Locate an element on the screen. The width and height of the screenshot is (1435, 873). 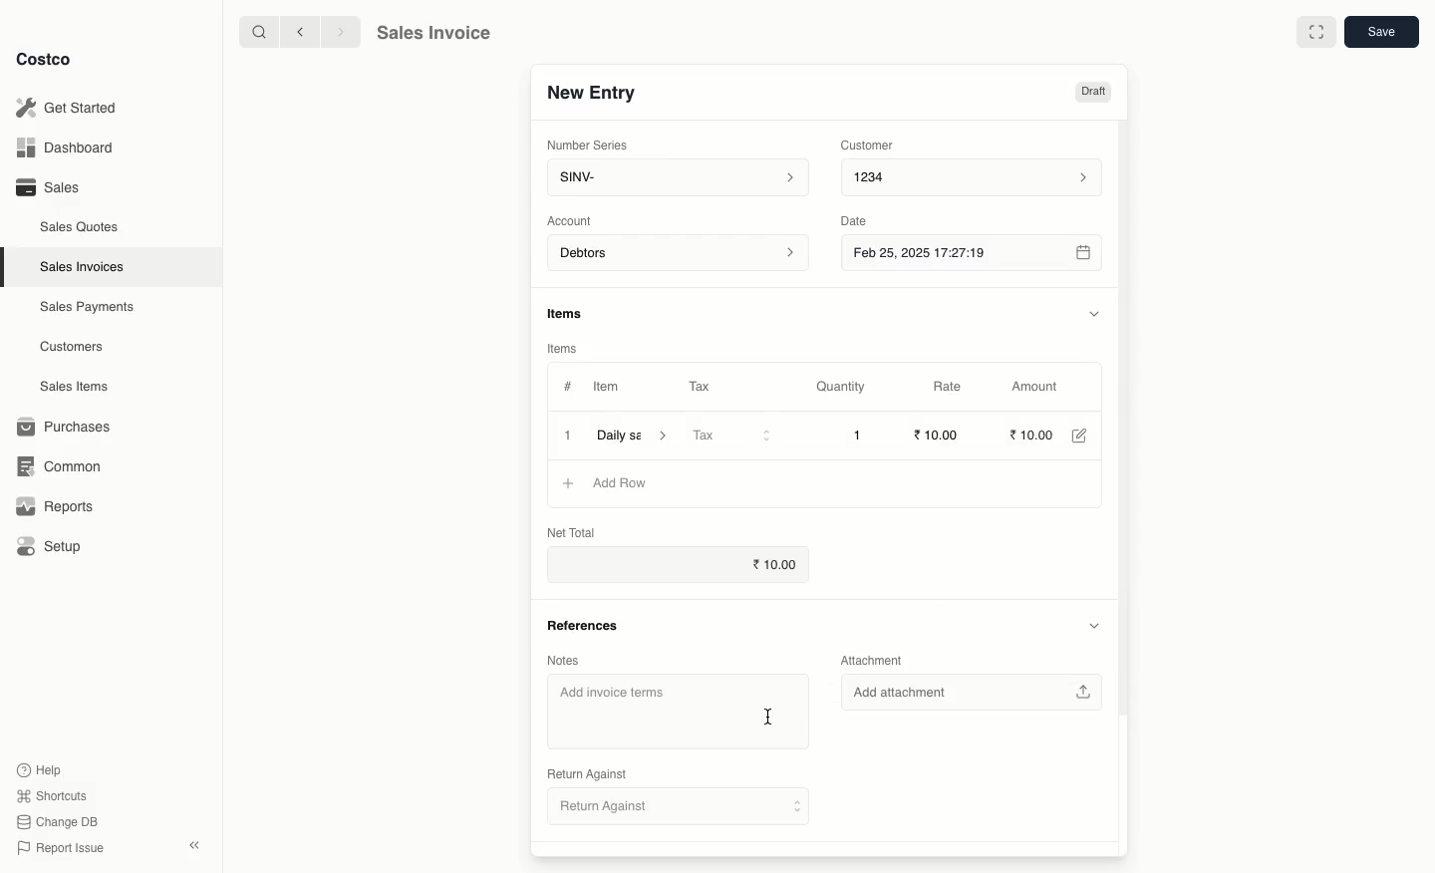
Back is located at coordinates (295, 34).